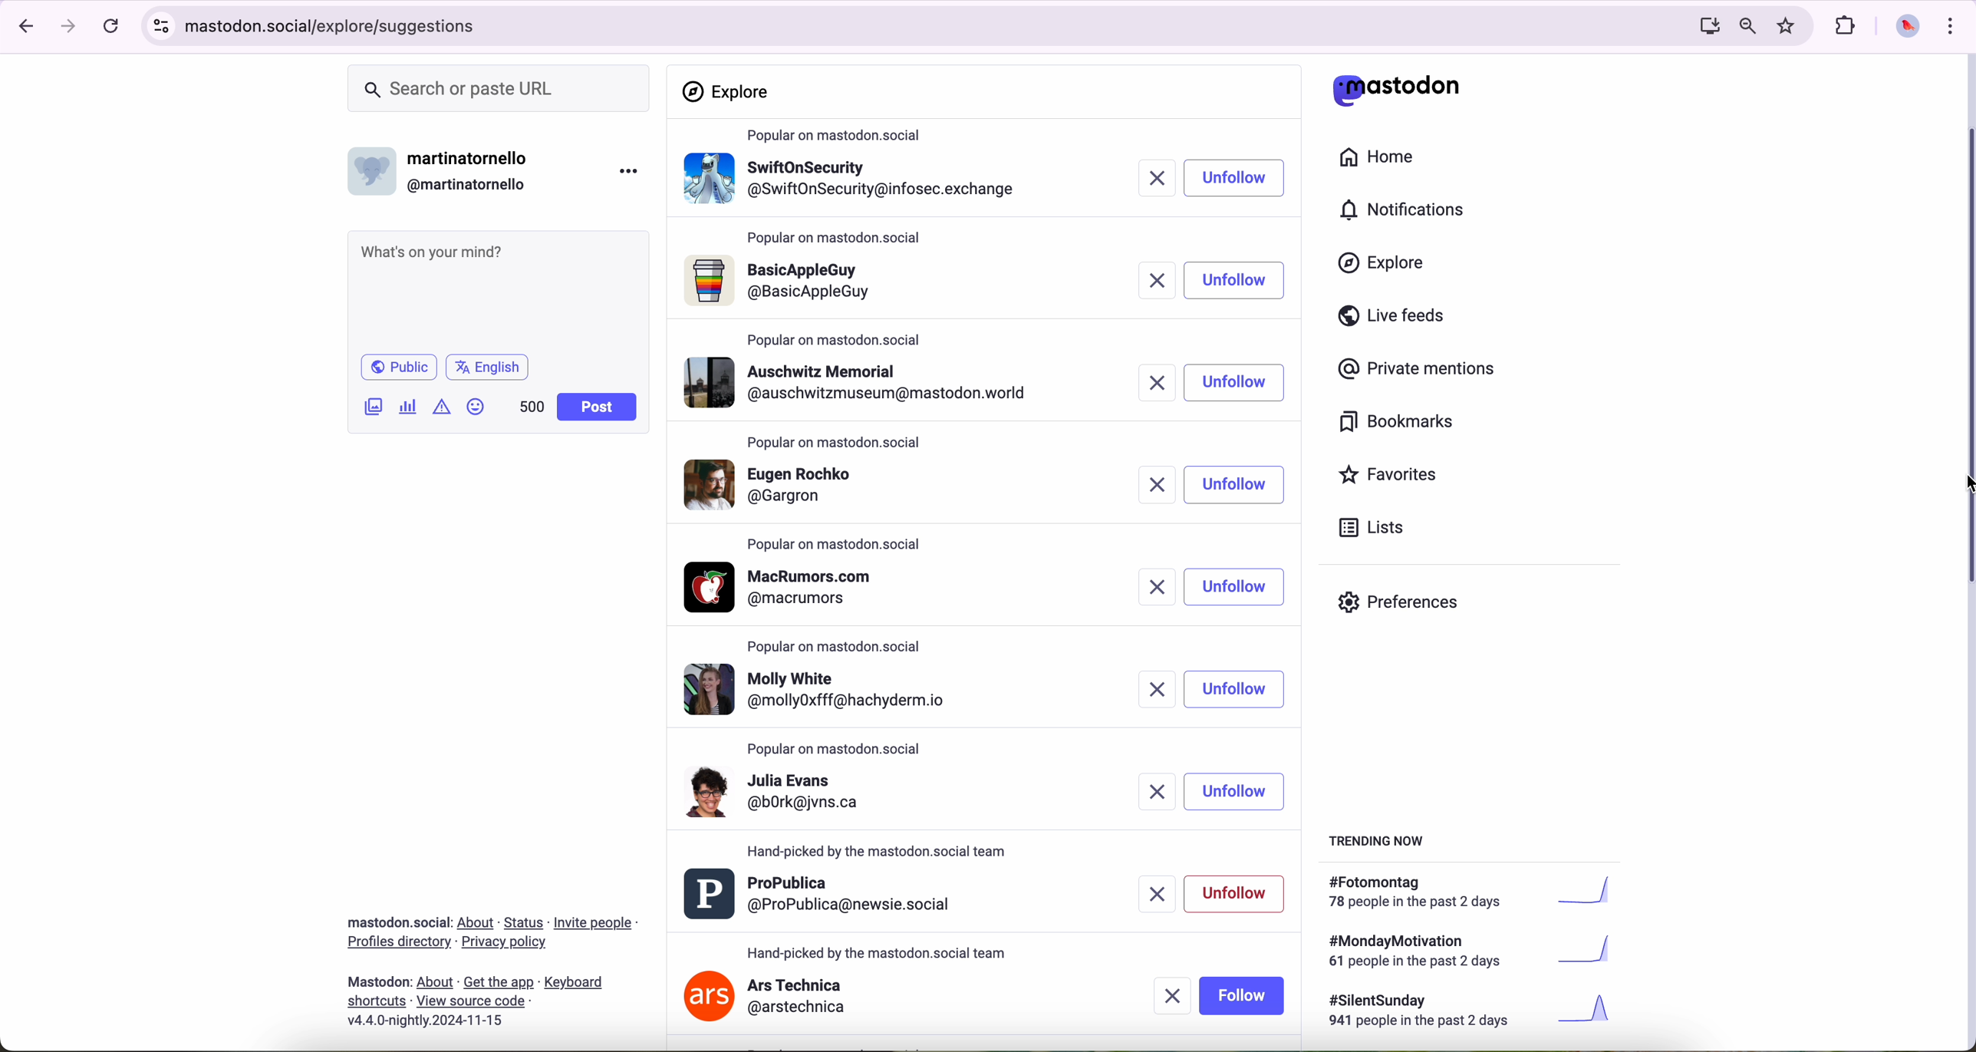 The width and height of the screenshot is (1976, 1052). What do you see at coordinates (853, 488) in the screenshot?
I see `profile` at bounding box center [853, 488].